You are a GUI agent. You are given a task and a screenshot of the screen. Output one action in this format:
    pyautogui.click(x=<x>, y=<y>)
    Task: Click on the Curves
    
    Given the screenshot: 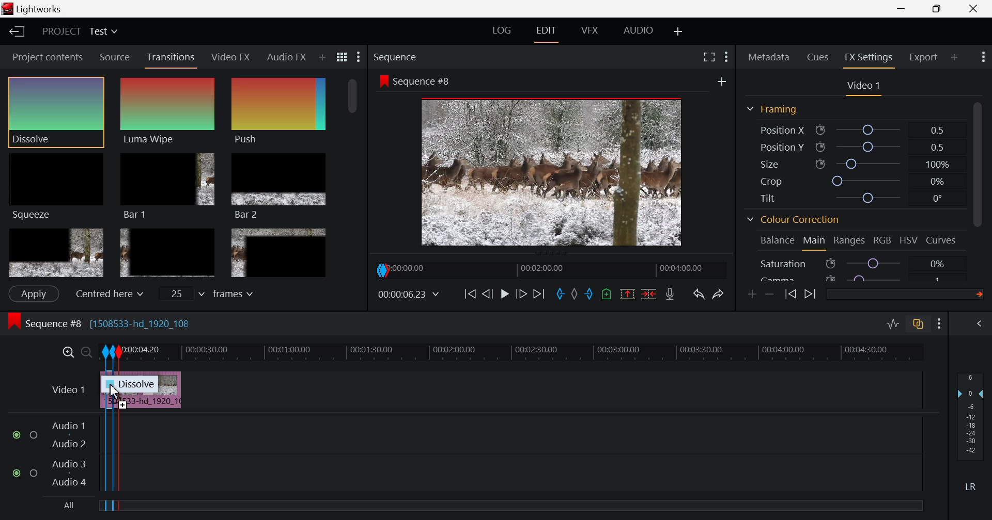 What is the action you would take?
    pyautogui.click(x=942, y=240)
    